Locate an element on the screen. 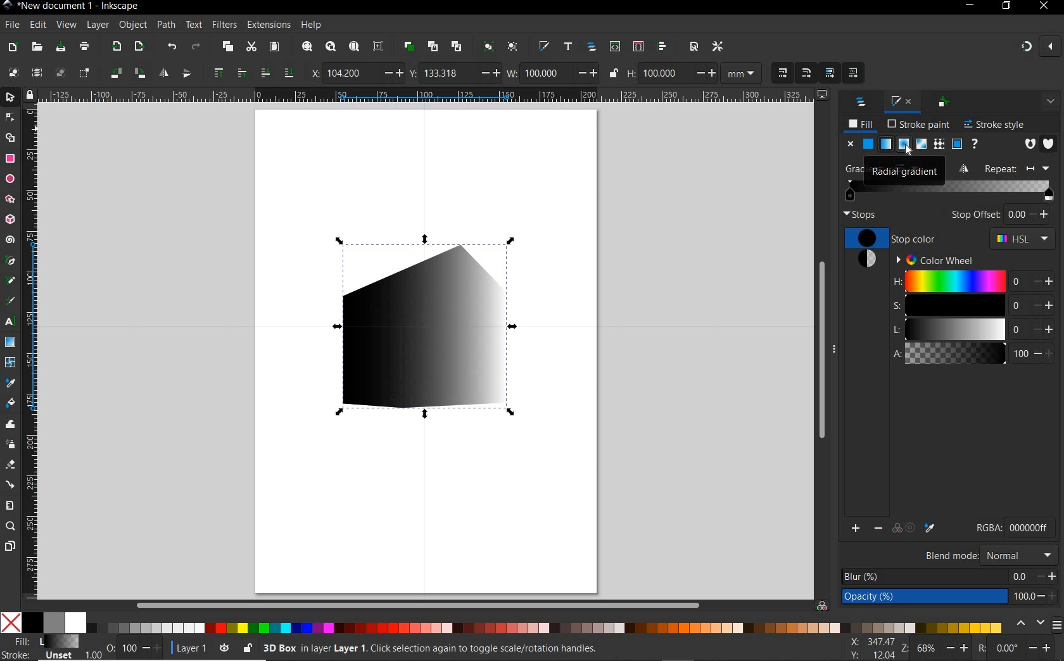  radial gradient is located at coordinates (893, 170).